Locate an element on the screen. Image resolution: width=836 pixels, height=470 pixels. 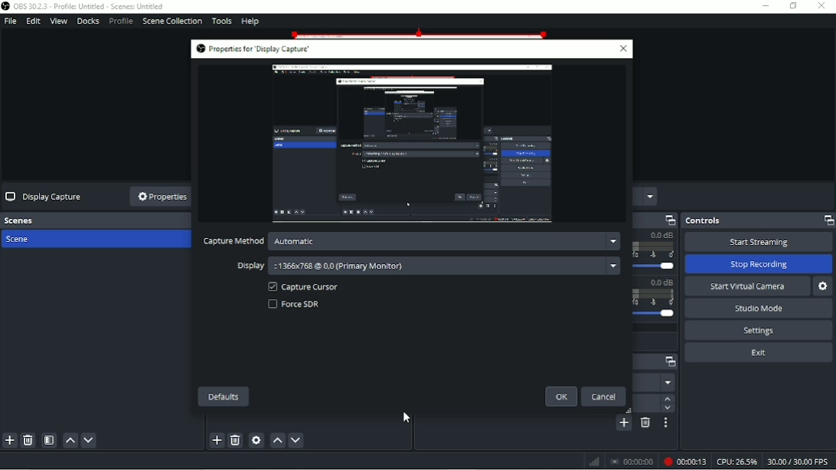
Tools is located at coordinates (221, 21).